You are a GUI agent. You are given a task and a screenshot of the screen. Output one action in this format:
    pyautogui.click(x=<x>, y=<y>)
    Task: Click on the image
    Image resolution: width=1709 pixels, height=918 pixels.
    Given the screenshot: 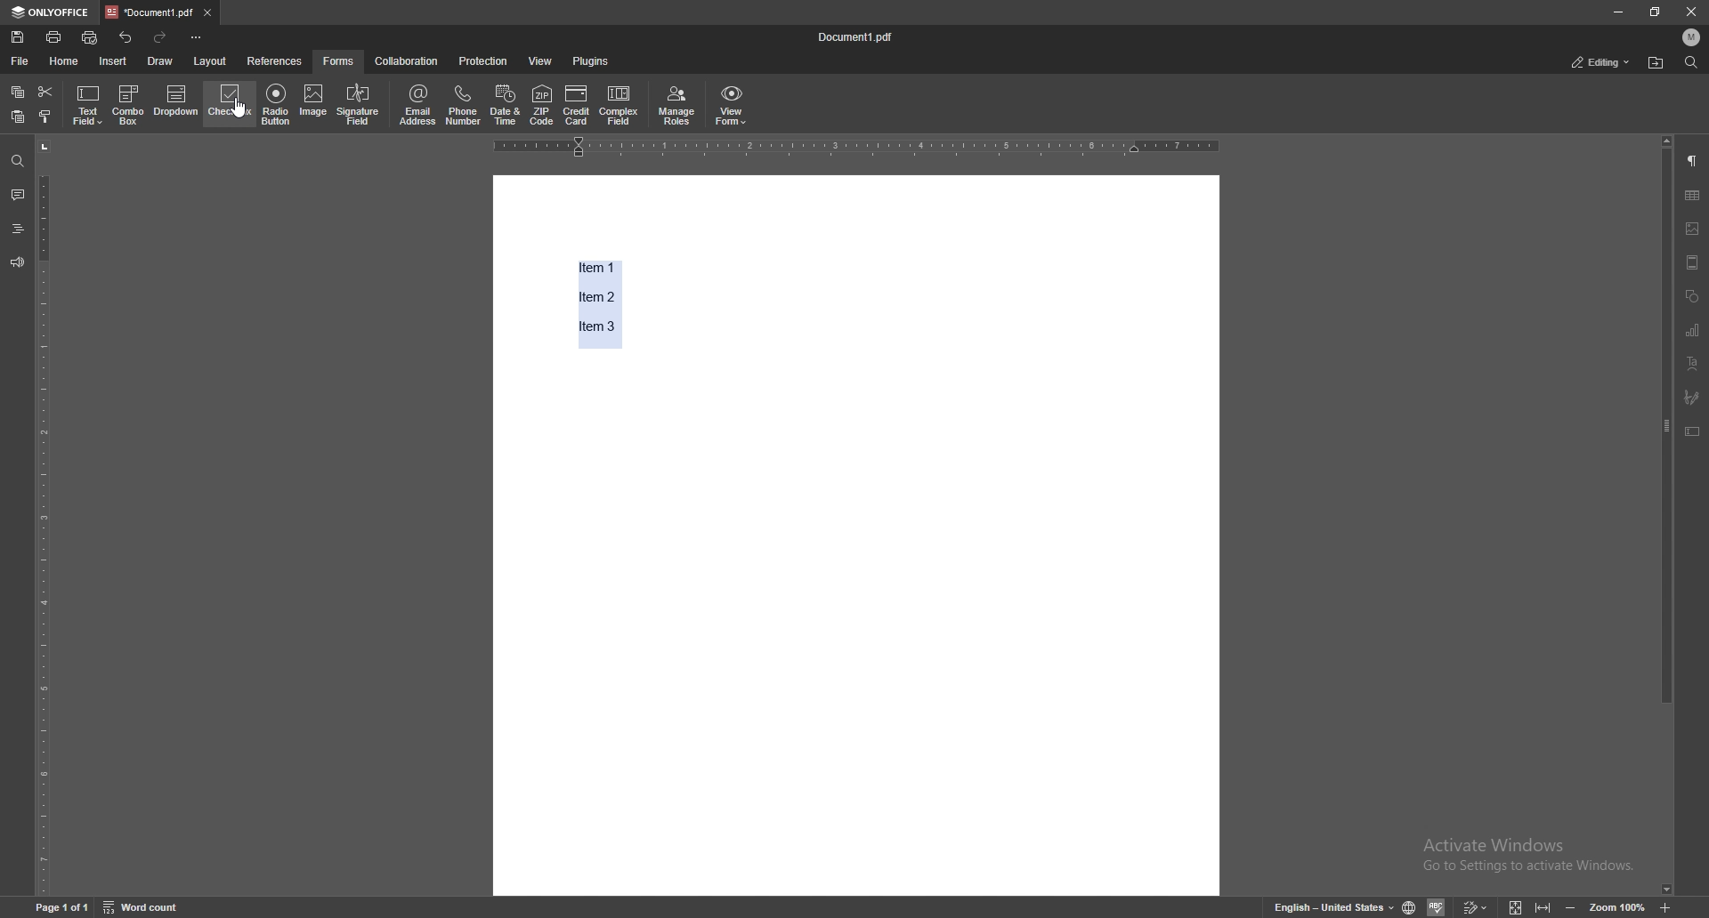 What is the action you would take?
    pyautogui.click(x=314, y=103)
    